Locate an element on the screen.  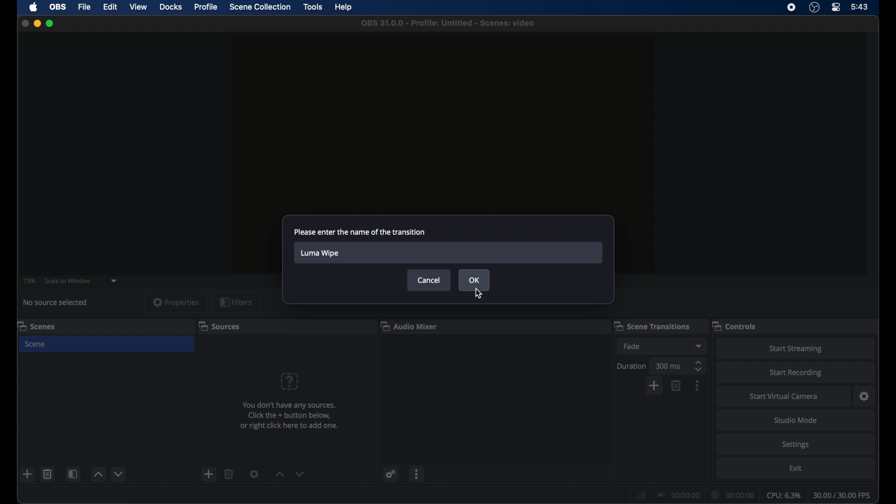
filters is located at coordinates (236, 302).